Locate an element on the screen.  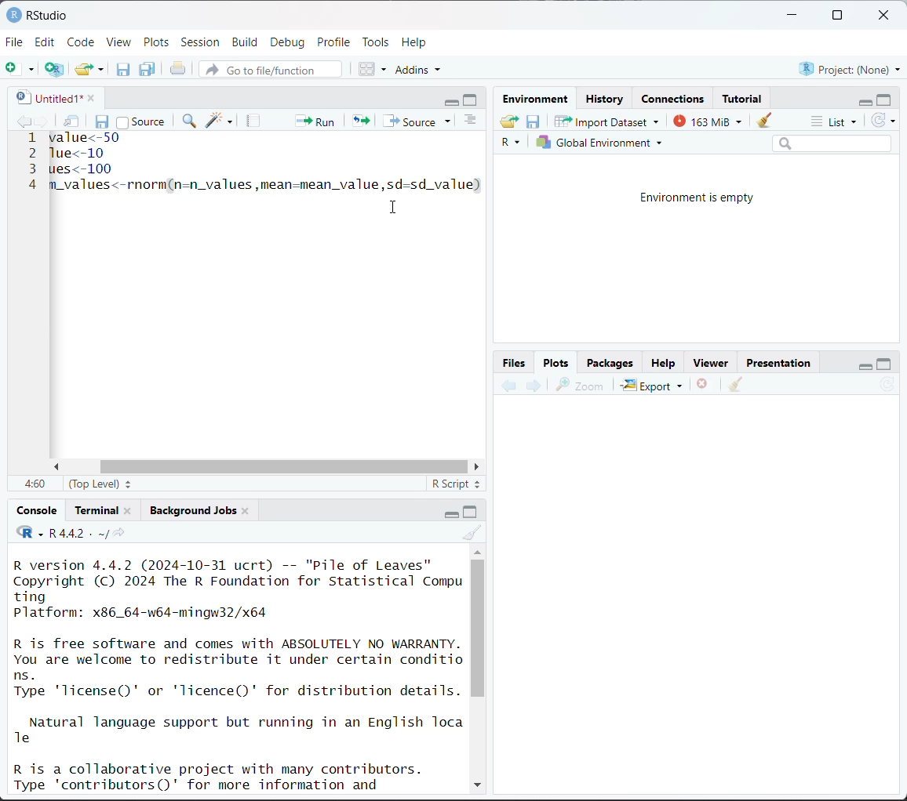
next plot is located at coordinates (532, 386).